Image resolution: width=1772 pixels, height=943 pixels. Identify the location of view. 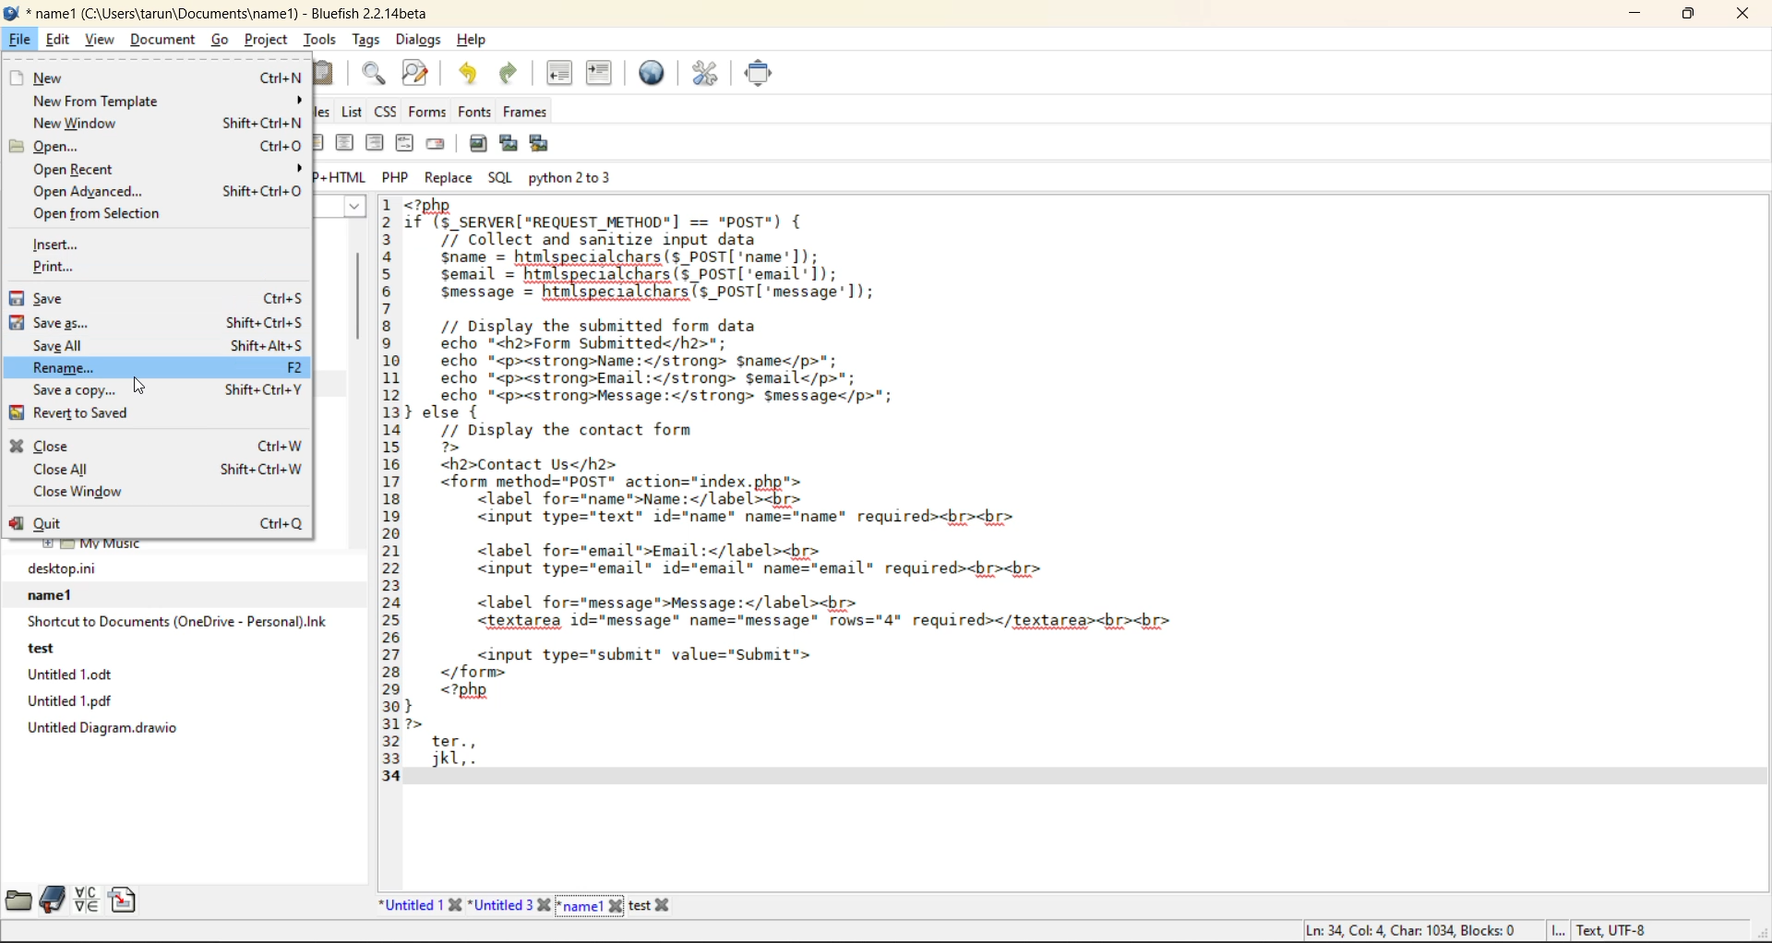
(102, 42).